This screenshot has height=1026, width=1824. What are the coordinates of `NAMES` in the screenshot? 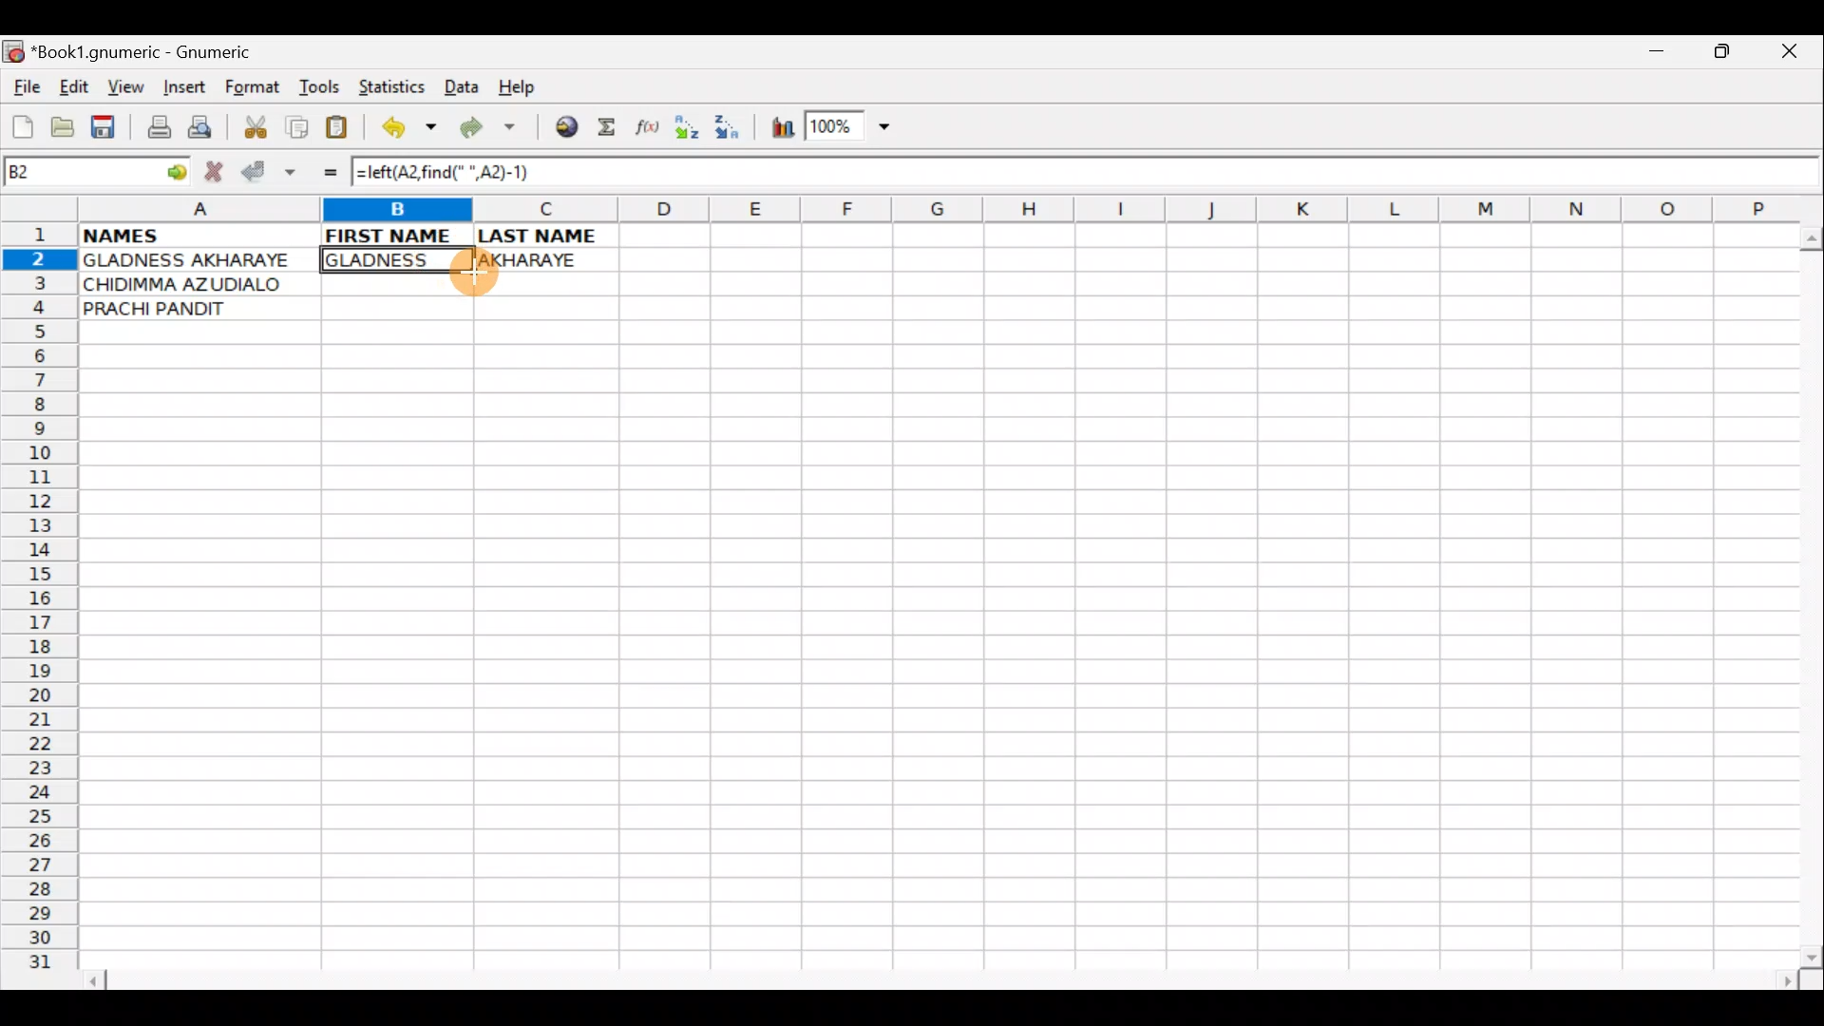 It's located at (178, 234).